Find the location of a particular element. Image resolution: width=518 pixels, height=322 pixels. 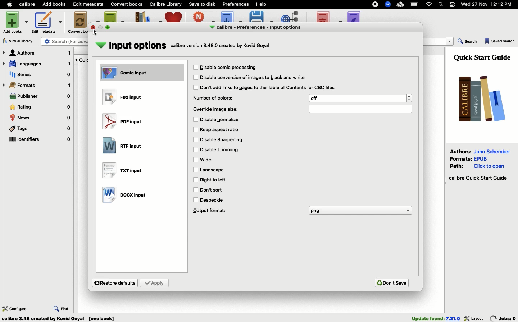

Don't sort is located at coordinates (213, 190).